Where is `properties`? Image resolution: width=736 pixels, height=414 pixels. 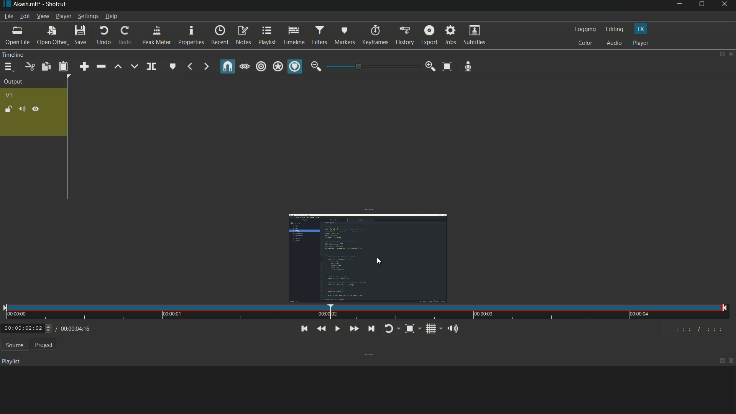
properties is located at coordinates (190, 35).